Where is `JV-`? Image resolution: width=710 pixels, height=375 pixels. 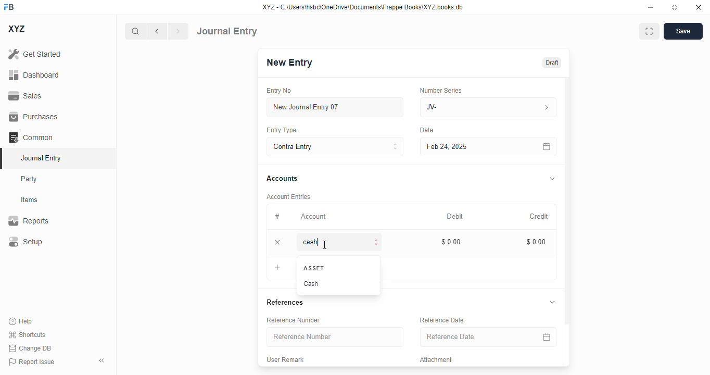
JV- is located at coordinates (488, 107).